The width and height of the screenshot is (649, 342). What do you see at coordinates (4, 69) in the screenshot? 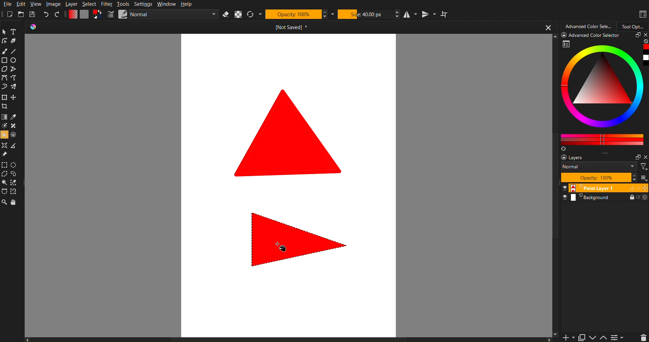
I see `Polygon` at bounding box center [4, 69].